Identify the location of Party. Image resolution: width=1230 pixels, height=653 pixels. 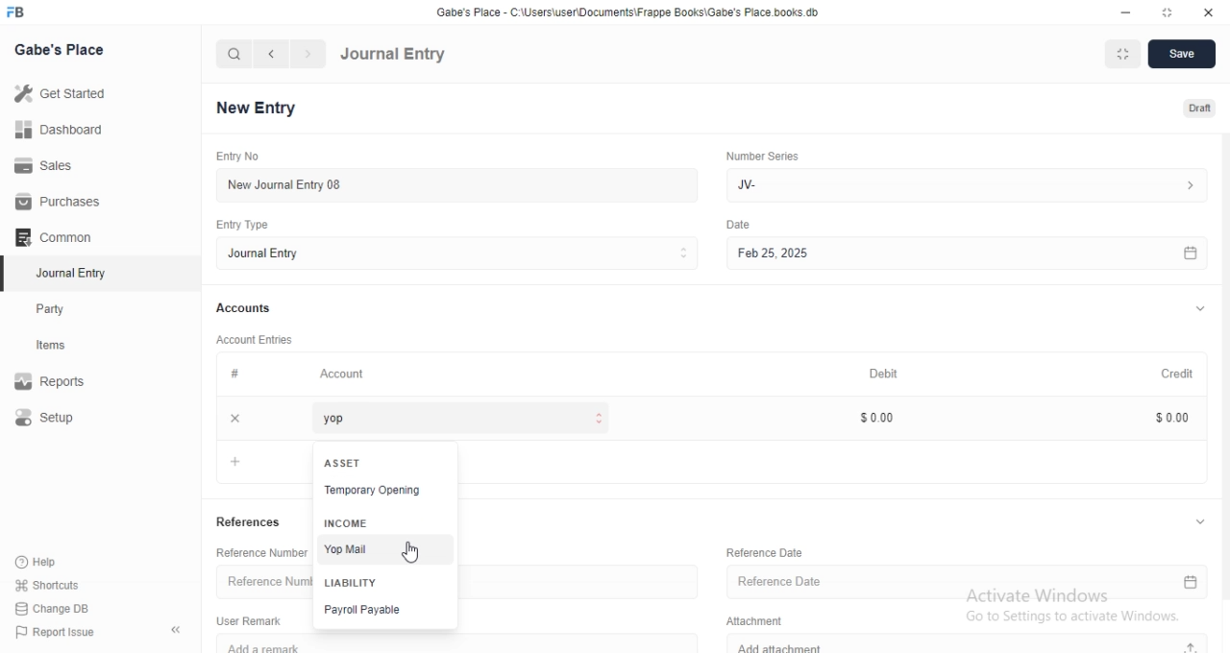
(69, 309).